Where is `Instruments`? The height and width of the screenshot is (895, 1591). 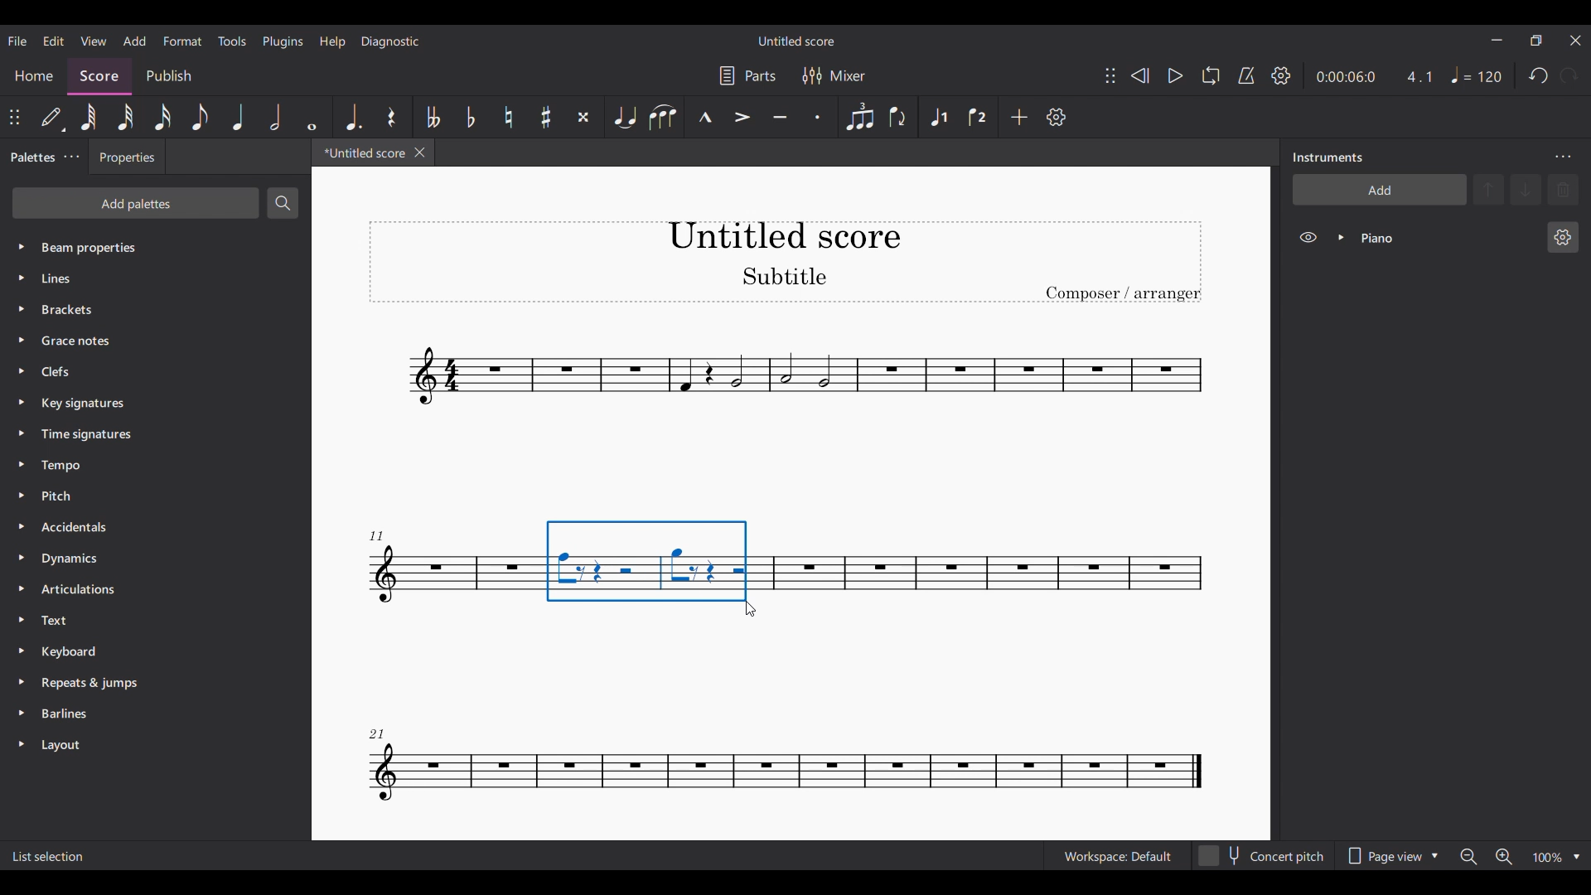
Instruments is located at coordinates (1327, 157).